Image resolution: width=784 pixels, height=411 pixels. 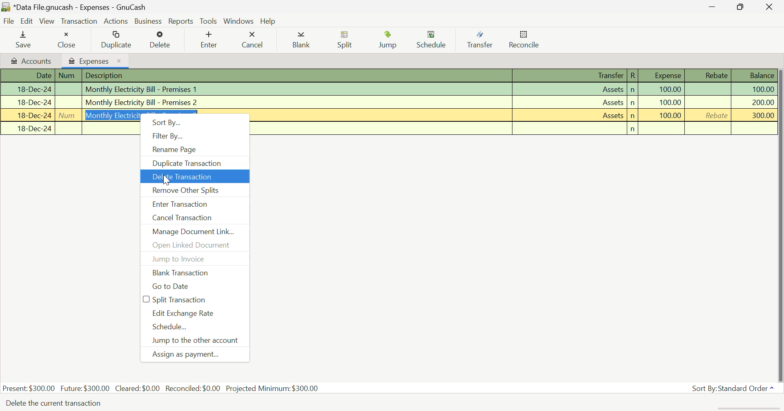 I want to click on Monthly Electricity Bill - Premises 3, so click(x=514, y=115).